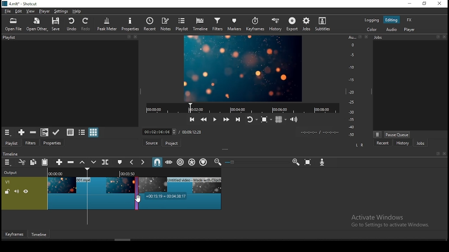  Describe the element at coordinates (296, 161) in the screenshot. I see `zoom timeline in` at that location.